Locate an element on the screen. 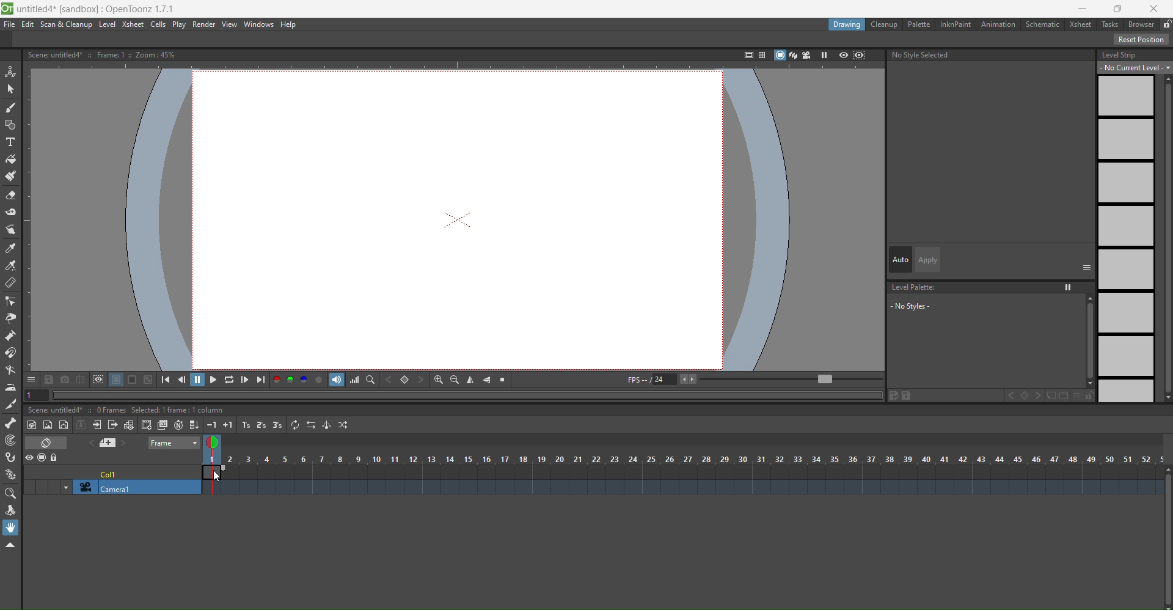 The height and width of the screenshot is (610, 1173). tool is located at coordinates (98, 380).